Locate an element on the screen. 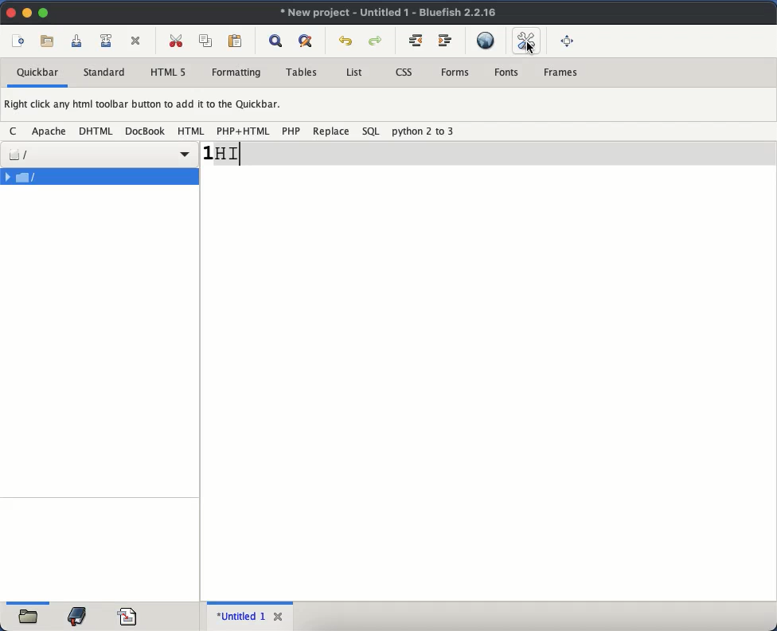 Image resolution: width=777 pixels, height=631 pixels. c is located at coordinates (15, 131).